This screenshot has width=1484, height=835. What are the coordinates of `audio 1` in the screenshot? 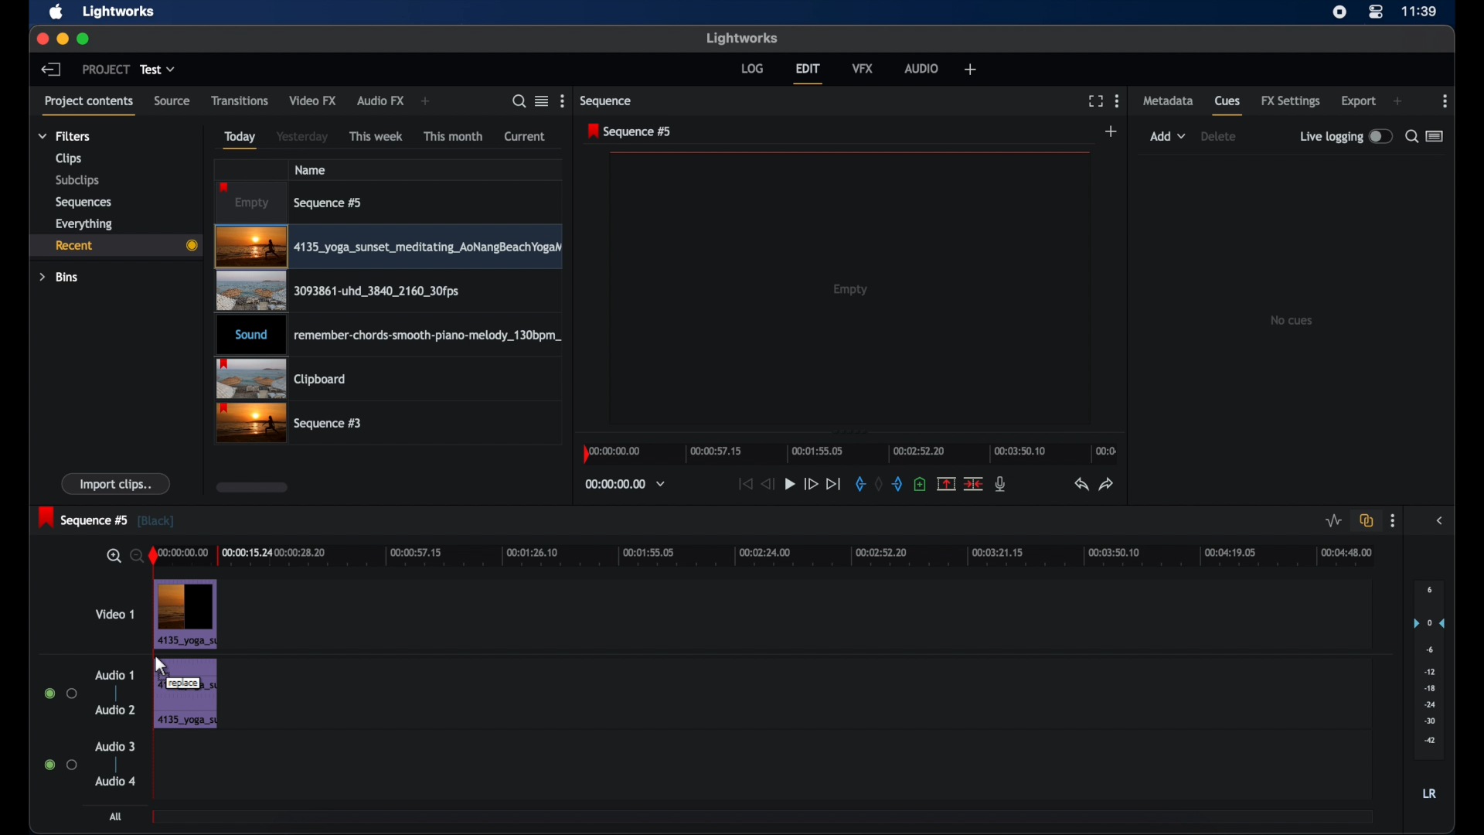 It's located at (115, 675).